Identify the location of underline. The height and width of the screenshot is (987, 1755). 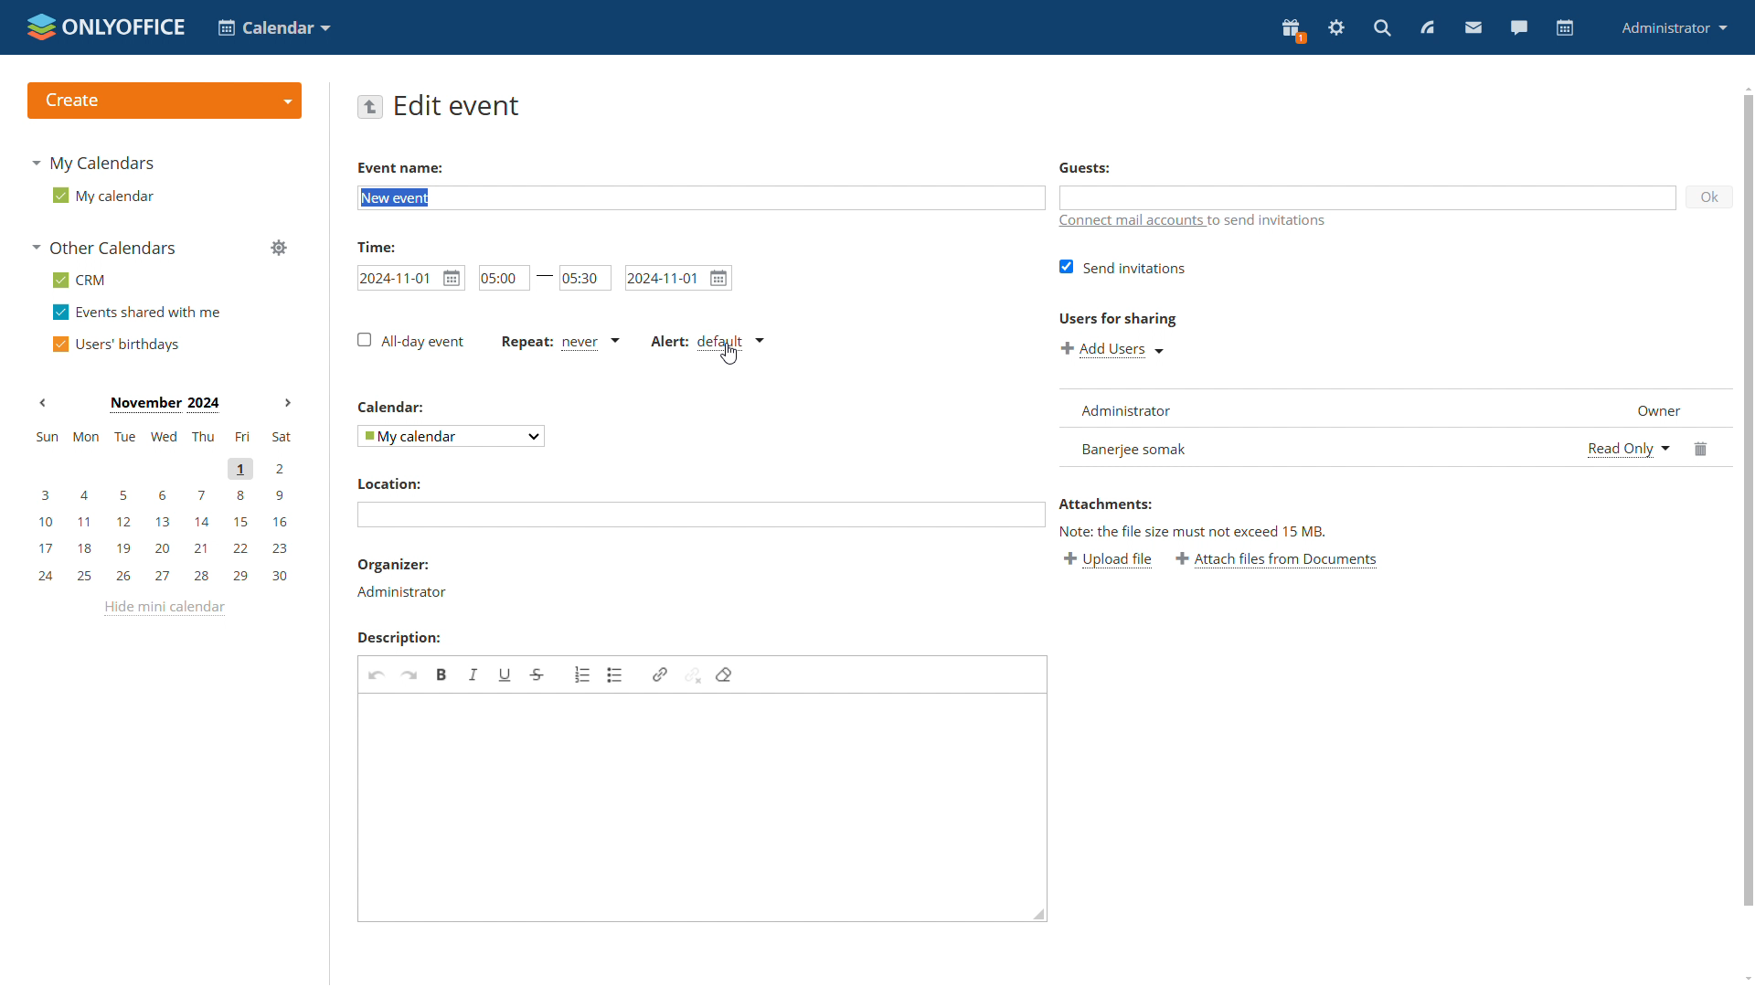
(505, 674).